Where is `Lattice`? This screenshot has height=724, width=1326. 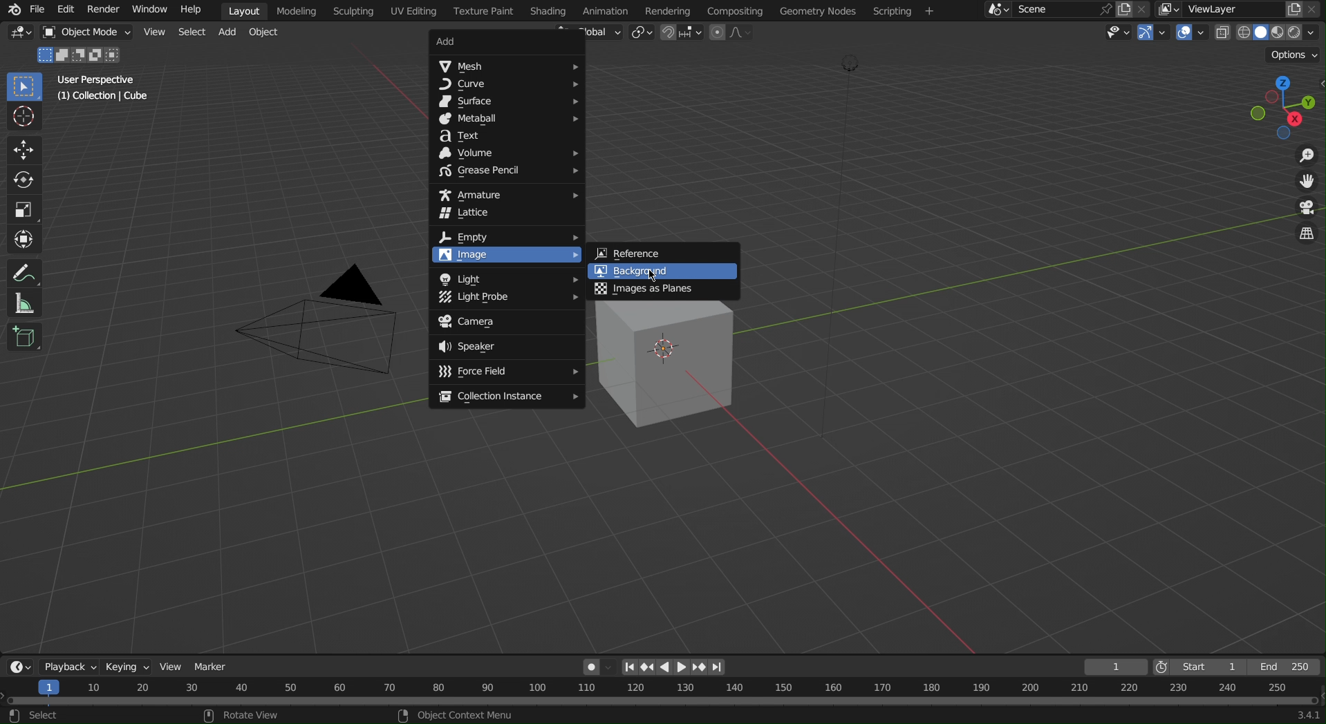 Lattice is located at coordinates (505, 214).